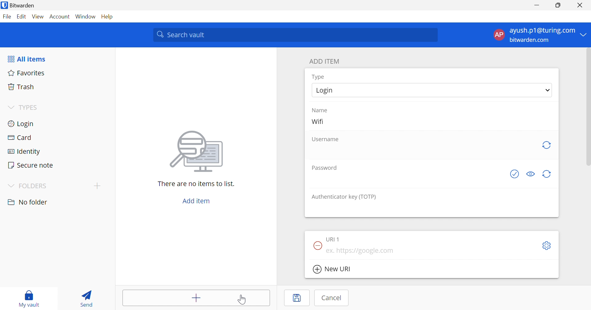 The width and height of the screenshot is (591, 310). I want to click on Favorites, so click(25, 72).